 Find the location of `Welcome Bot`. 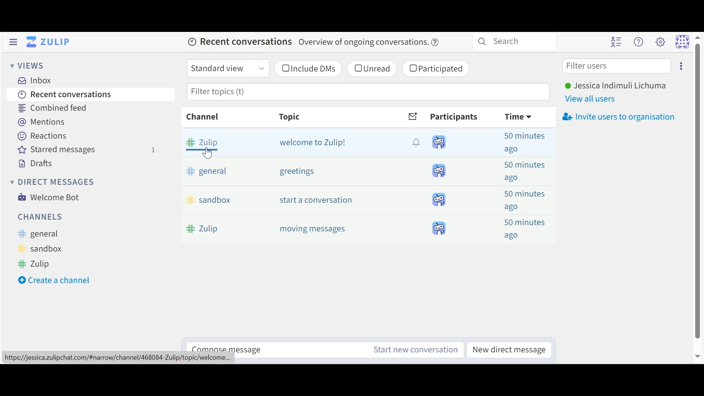

Welcome Bot is located at coordinates (49, 198).